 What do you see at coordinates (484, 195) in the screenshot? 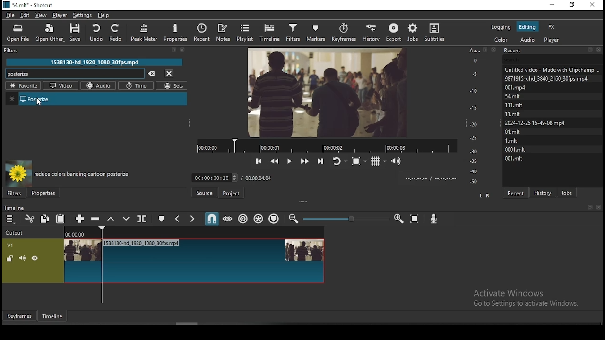
I see `L R` at bounding box center [484, 195].